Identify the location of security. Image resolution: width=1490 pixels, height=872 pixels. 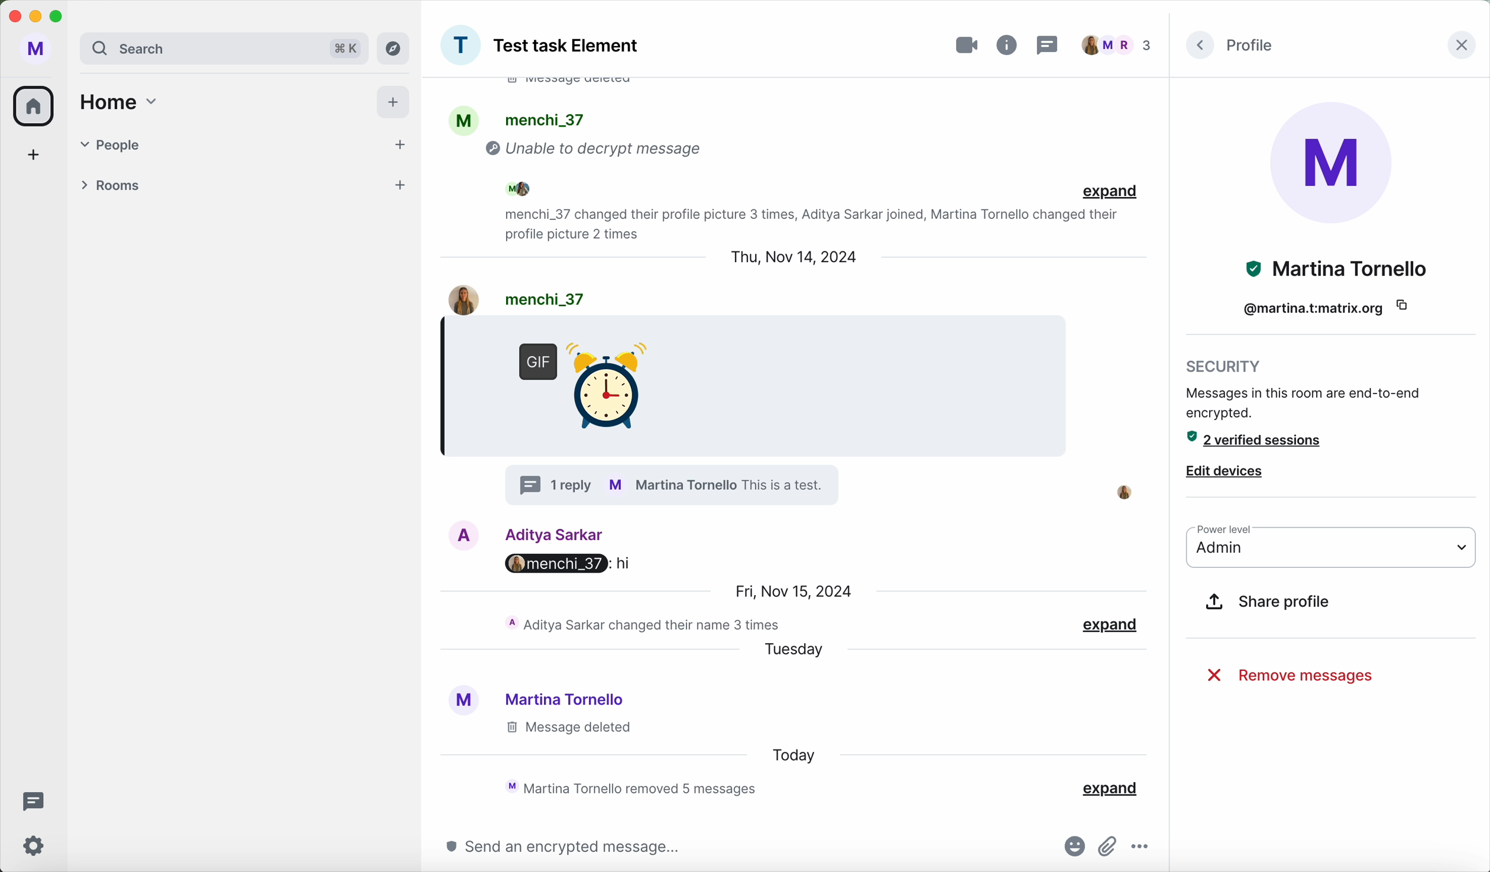
(1306, 389).